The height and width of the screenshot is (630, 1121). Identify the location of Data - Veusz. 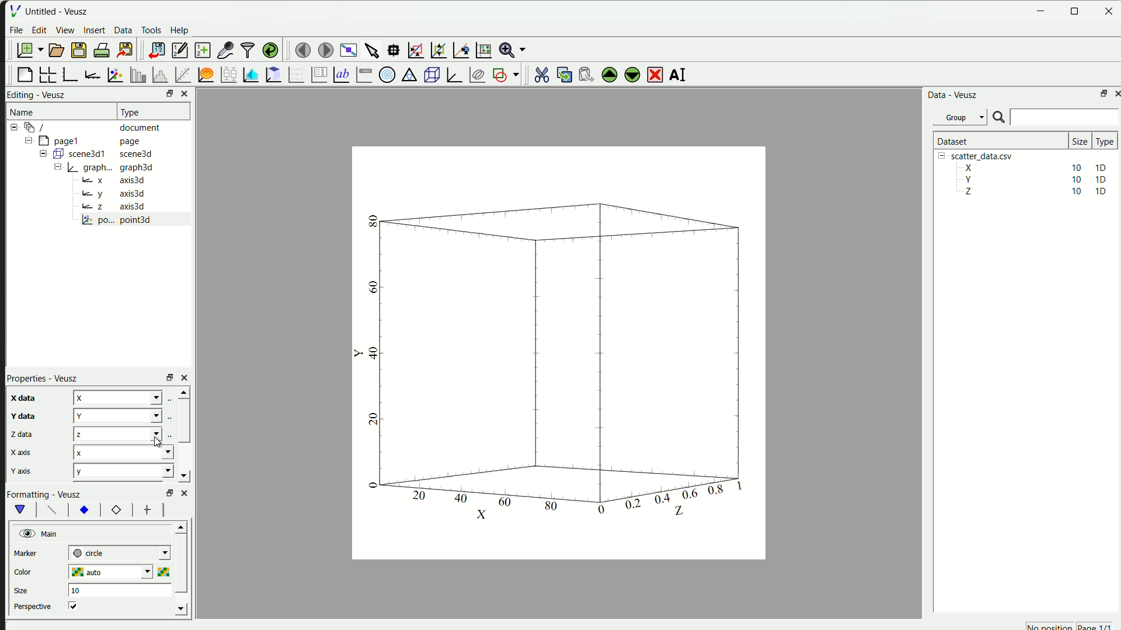
(951, 95).